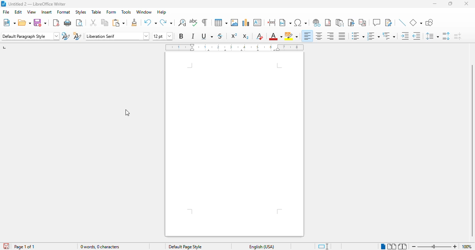 This screenshot has width=475, height=250. Describe the element at coordinates (340, 23) in the screenshot. I see `insert endnote` at that location.